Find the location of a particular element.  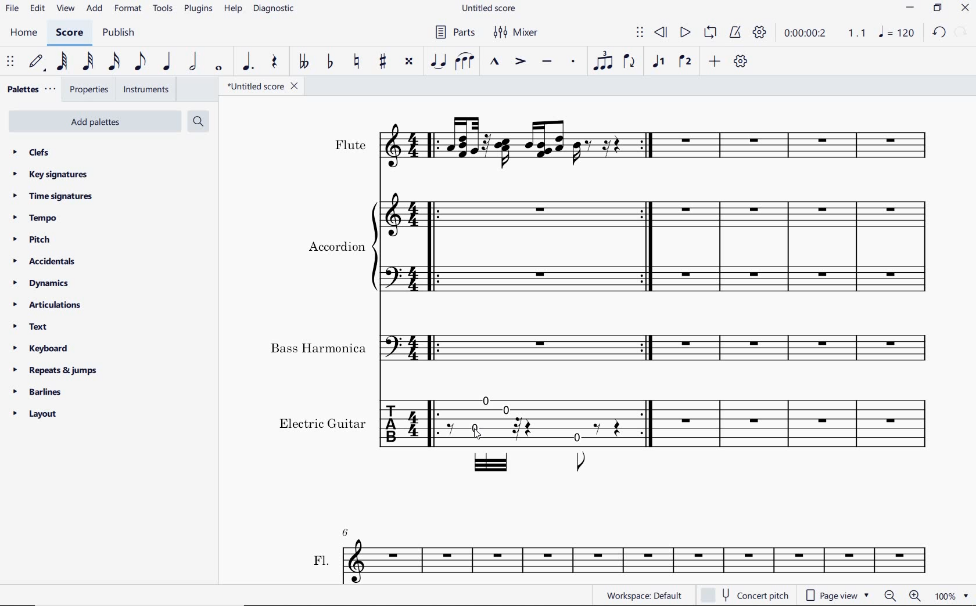

plugins is located at coordinates (197, 9).